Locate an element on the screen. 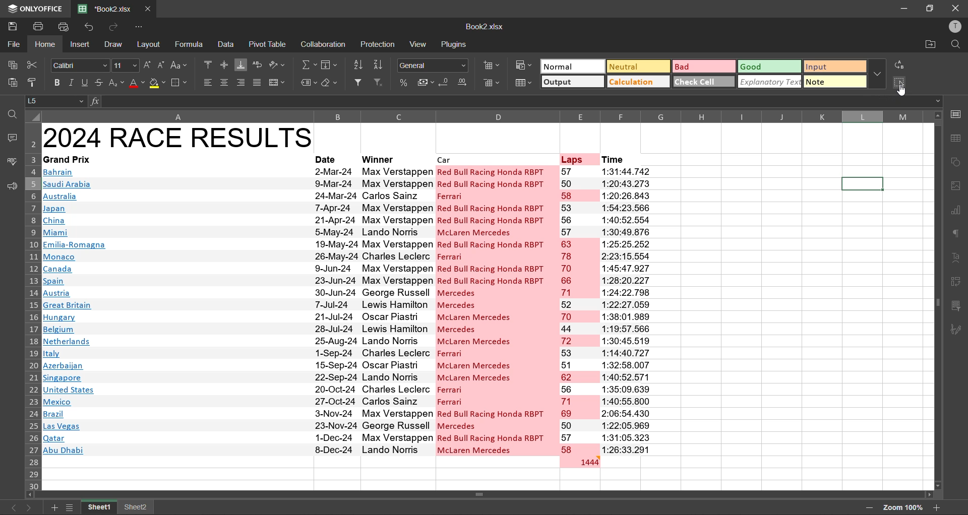 Image resolution: width=968 pixels, height=515 pixels. next is located at coordinates (28, 507).